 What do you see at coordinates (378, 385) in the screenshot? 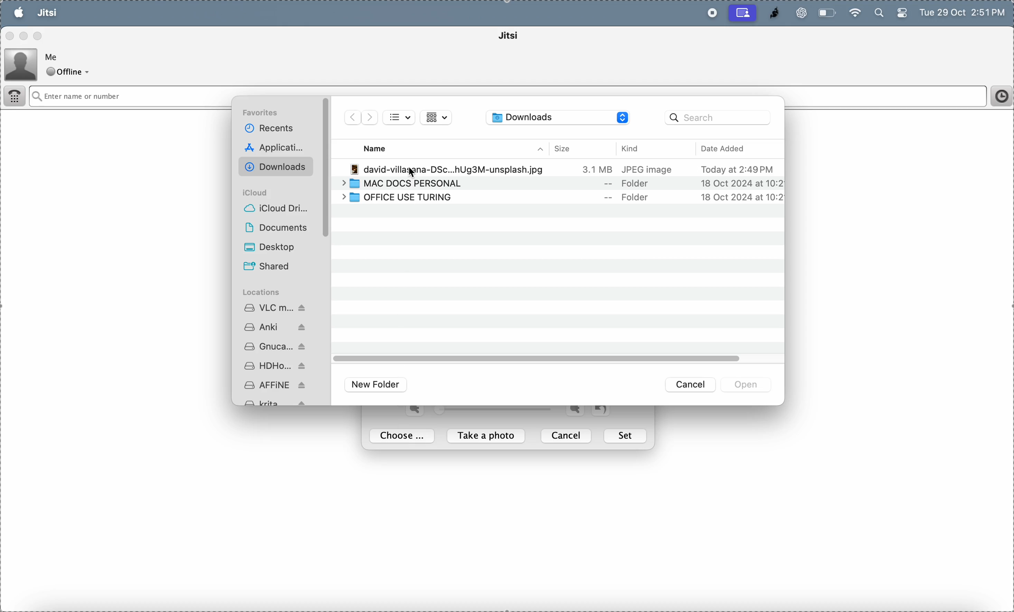
I see `new folder` at bounding box center [378, 385].